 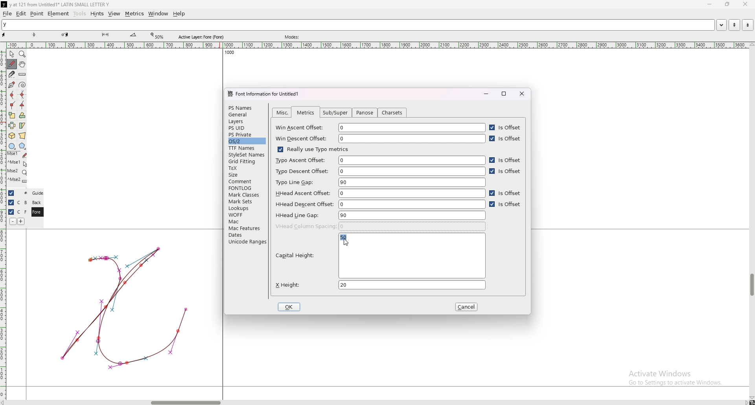 What do you see at coordinates (12, 125) in the screenshot?
I see `flip the selection` at bounding box center [12, 125].